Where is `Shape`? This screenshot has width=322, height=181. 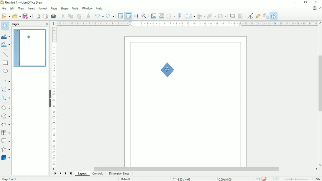 Shape is located at coordinates (64, 8).